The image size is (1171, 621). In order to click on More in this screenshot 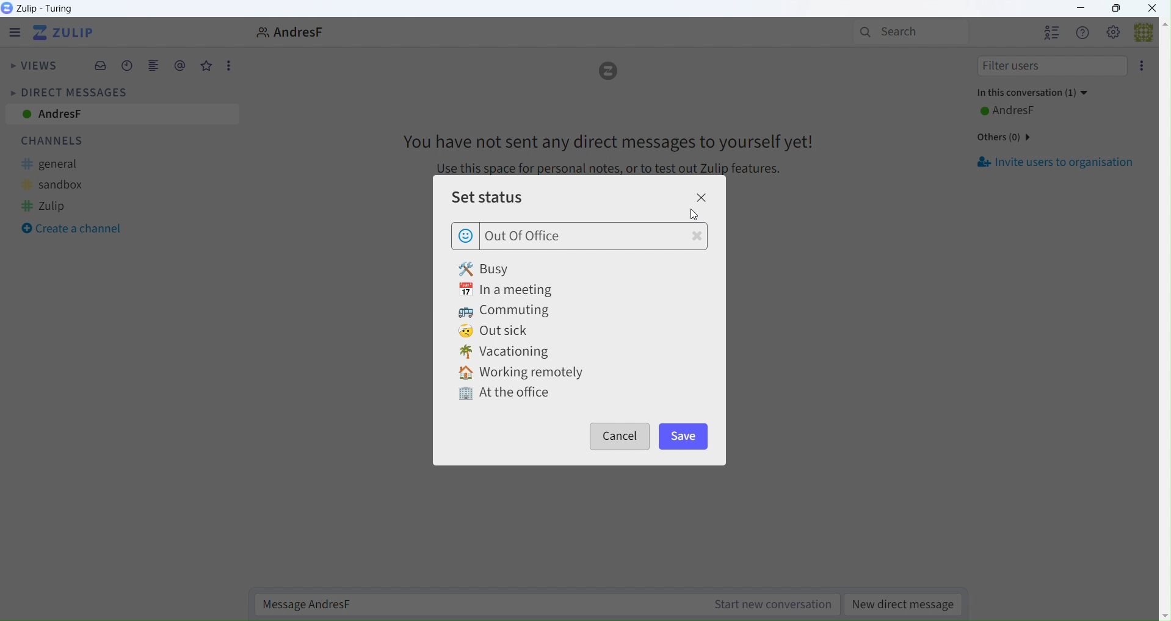, I will do `click(1142, 67)`.